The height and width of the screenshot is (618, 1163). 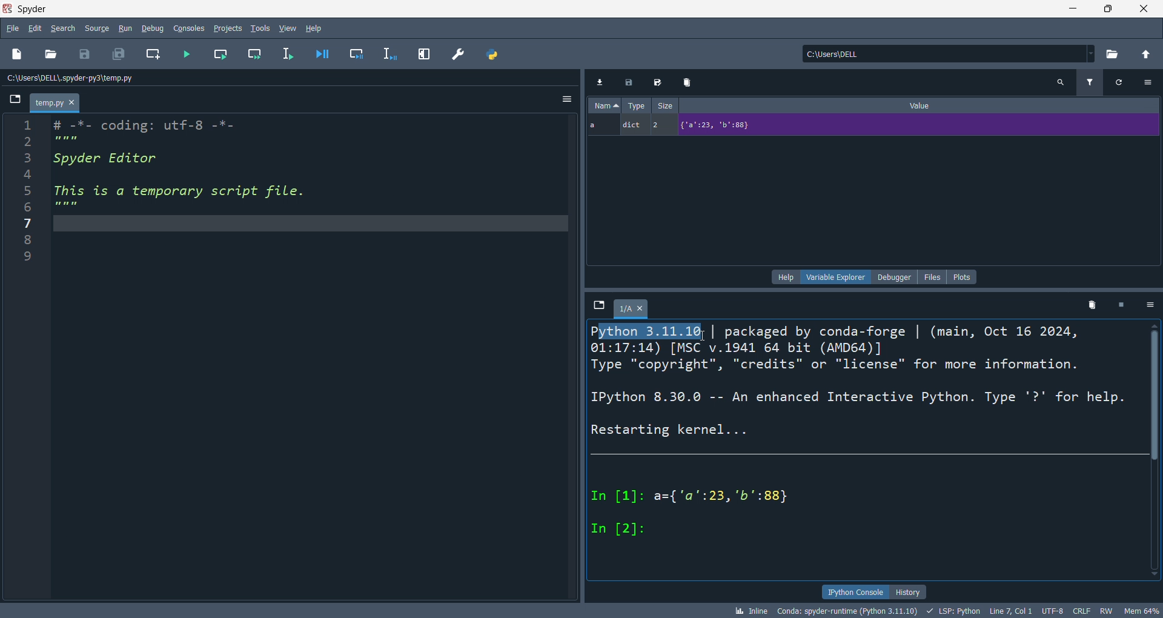 What do you see at coordinates (118, 53) in the screenshot?
I see `save all` at bounding box center [118, 53].